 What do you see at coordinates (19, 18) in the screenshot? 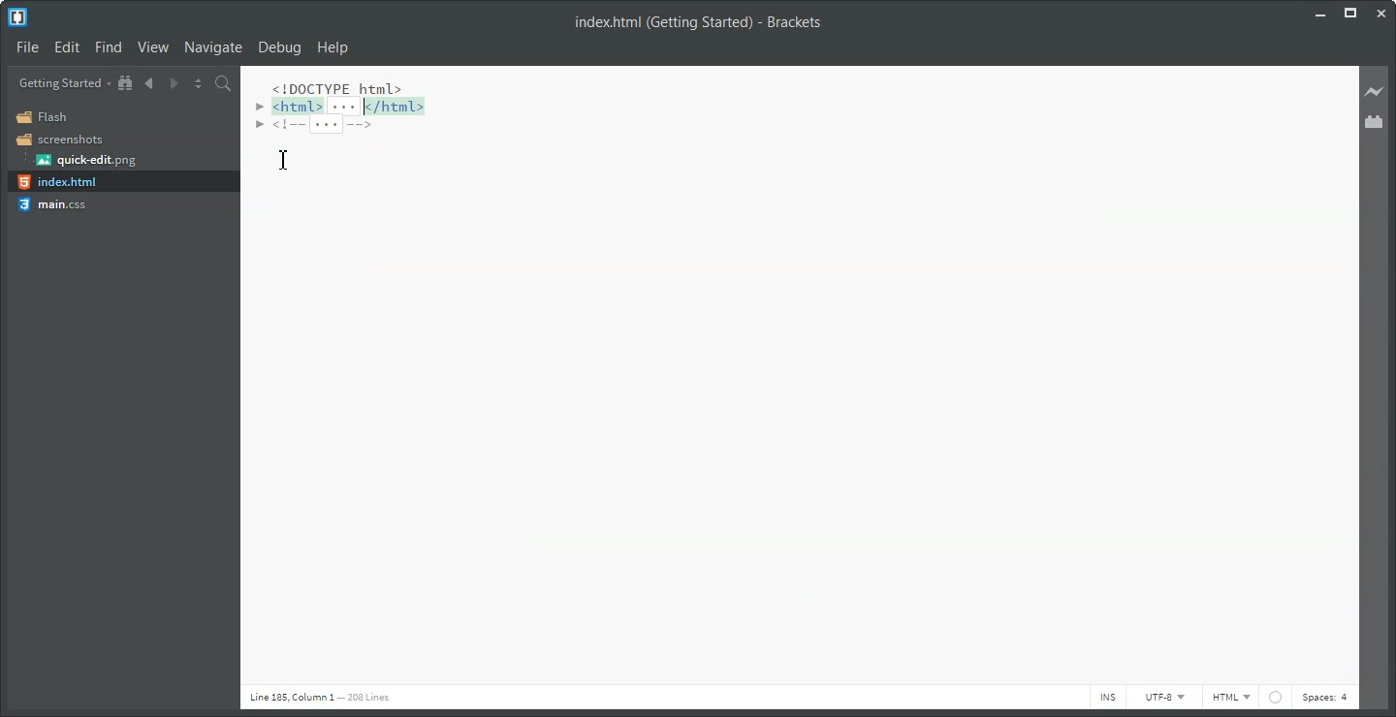
I see `Logo` at bounding box center [19, 18].